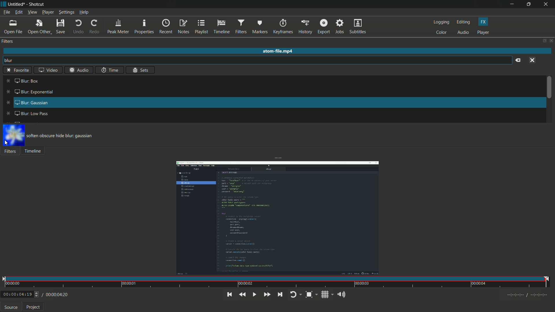 The width and height of the screenshot is (555, 312). I want to click on undo, so click(77, 27).